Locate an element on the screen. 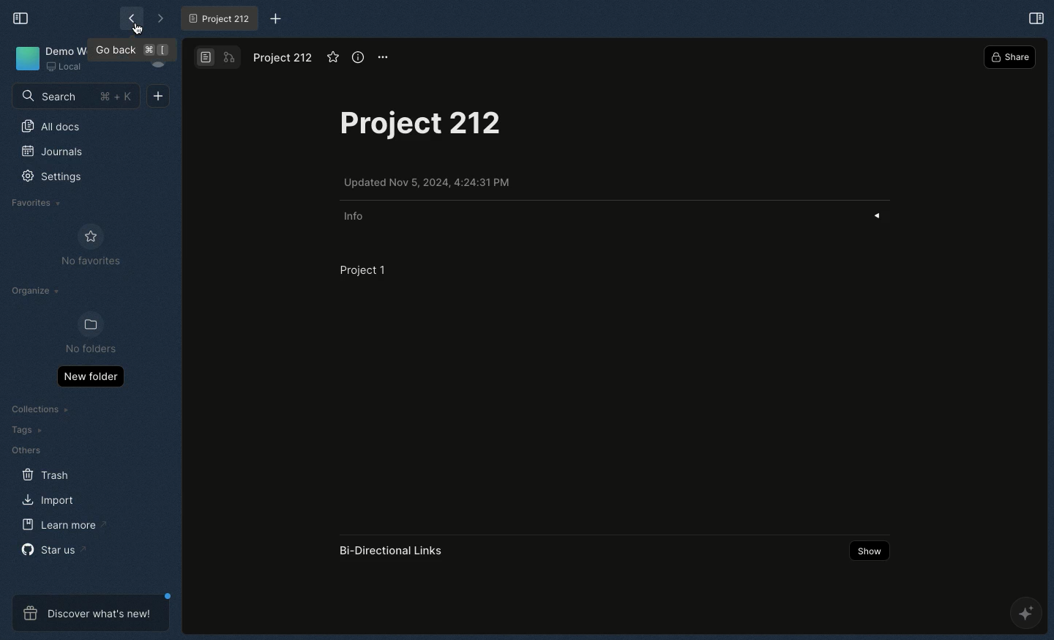 This screenshot has height=640, width=1054. Options is located at coordinates (384, 56).